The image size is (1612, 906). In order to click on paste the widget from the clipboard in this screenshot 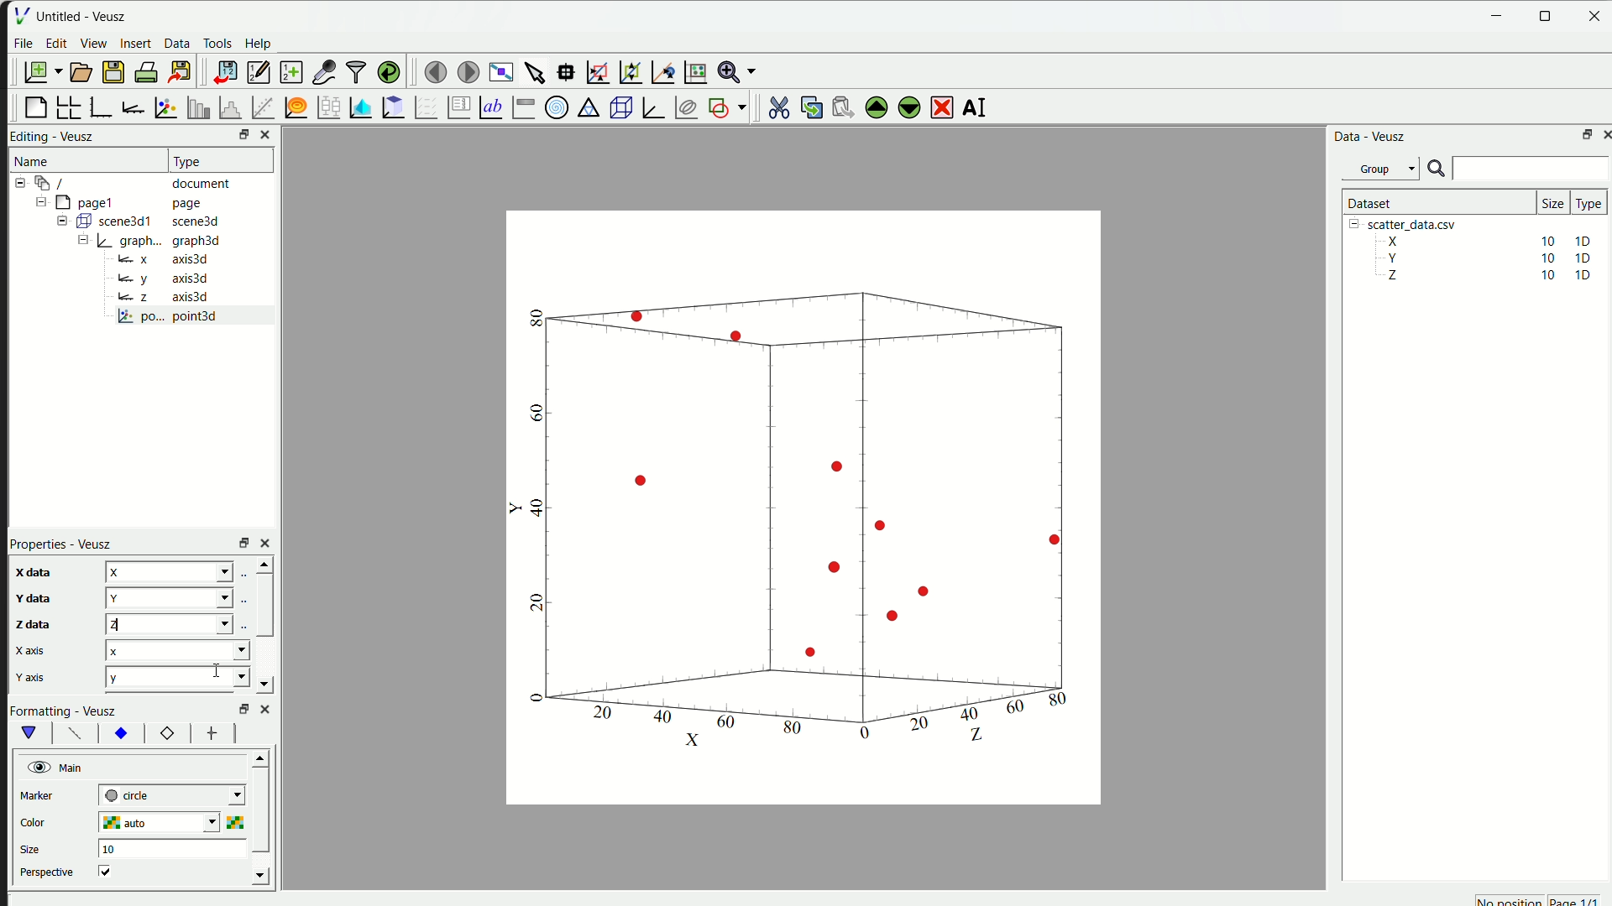, I will do `click(837, 107)`.